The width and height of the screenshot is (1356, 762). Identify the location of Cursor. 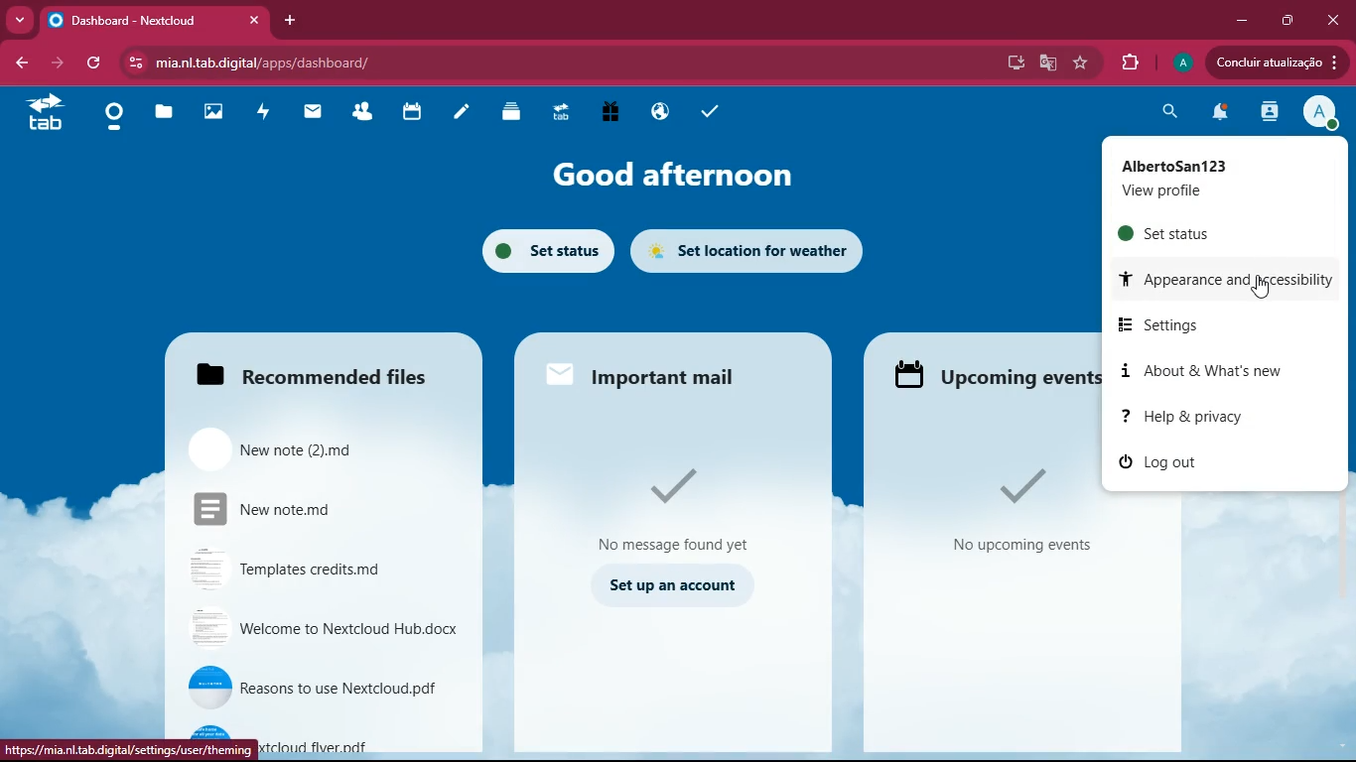
(1259, 290).